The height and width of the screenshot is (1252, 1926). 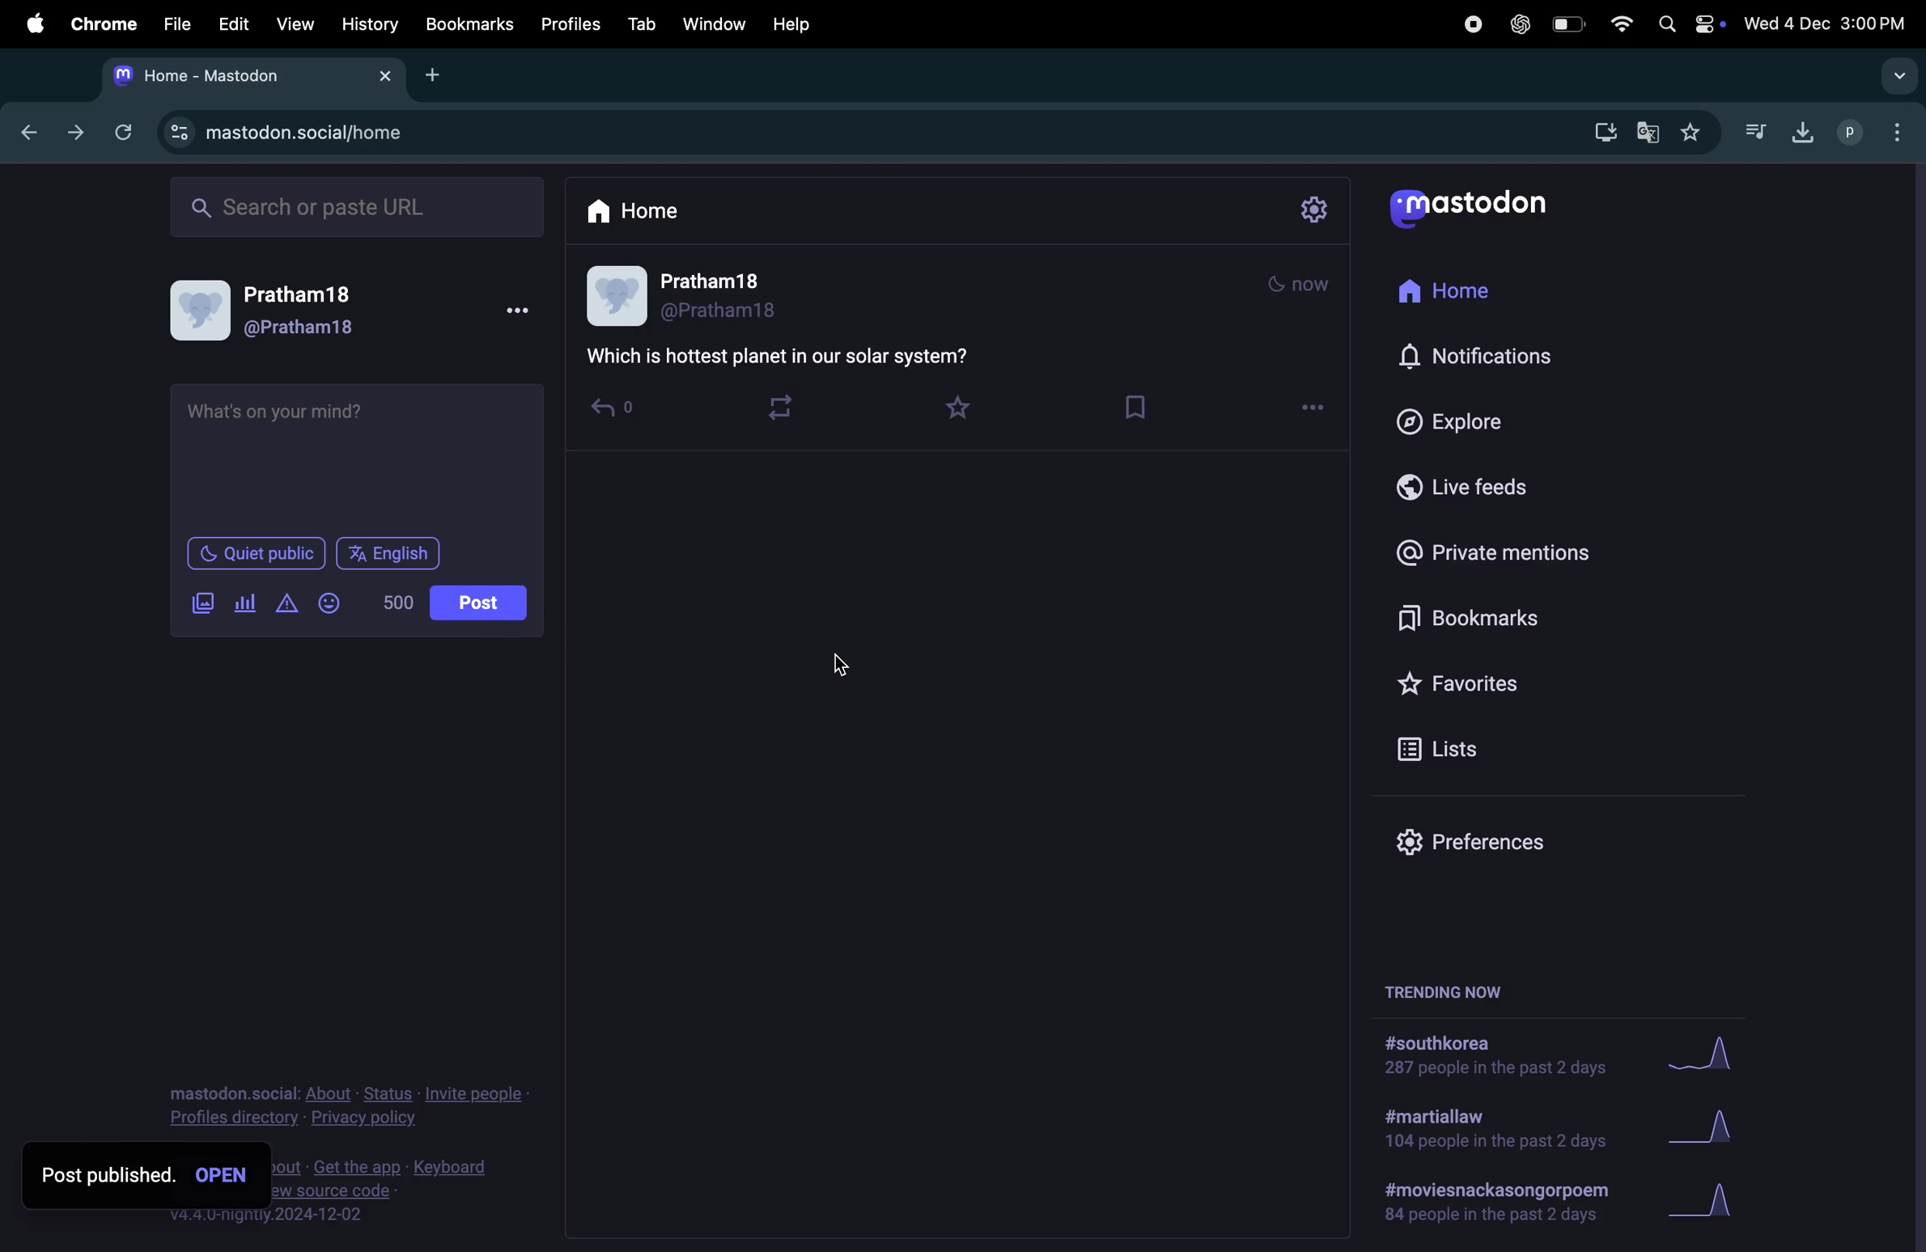 I want to click on filw, so click(x=172, y=23).